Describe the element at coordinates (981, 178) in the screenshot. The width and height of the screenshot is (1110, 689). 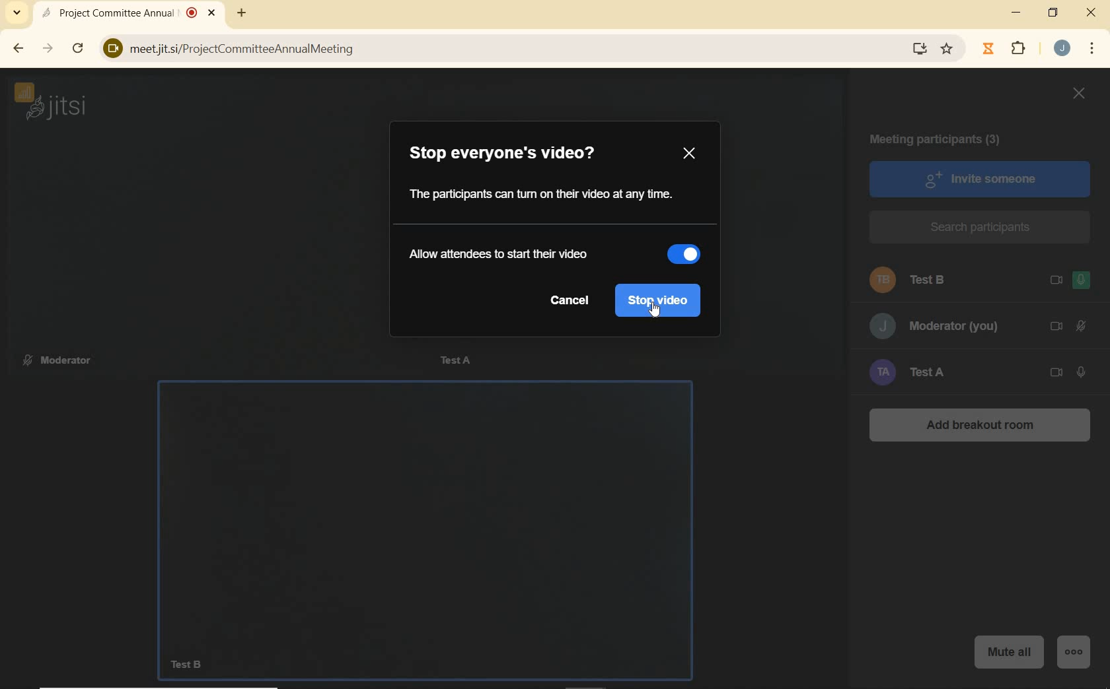
I see `INVITE SOMEONE` at that location.